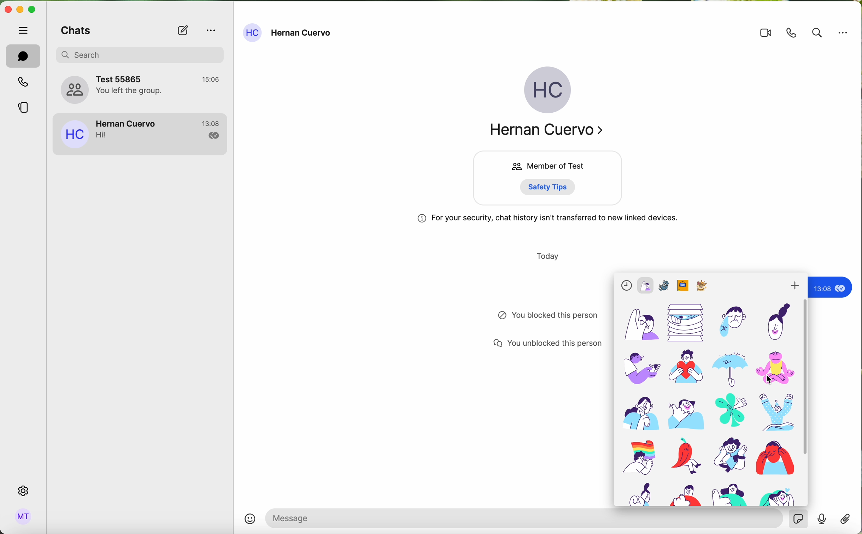 This screenshot has width=862, height=534. I want to click on new chat, so click(182, 31).